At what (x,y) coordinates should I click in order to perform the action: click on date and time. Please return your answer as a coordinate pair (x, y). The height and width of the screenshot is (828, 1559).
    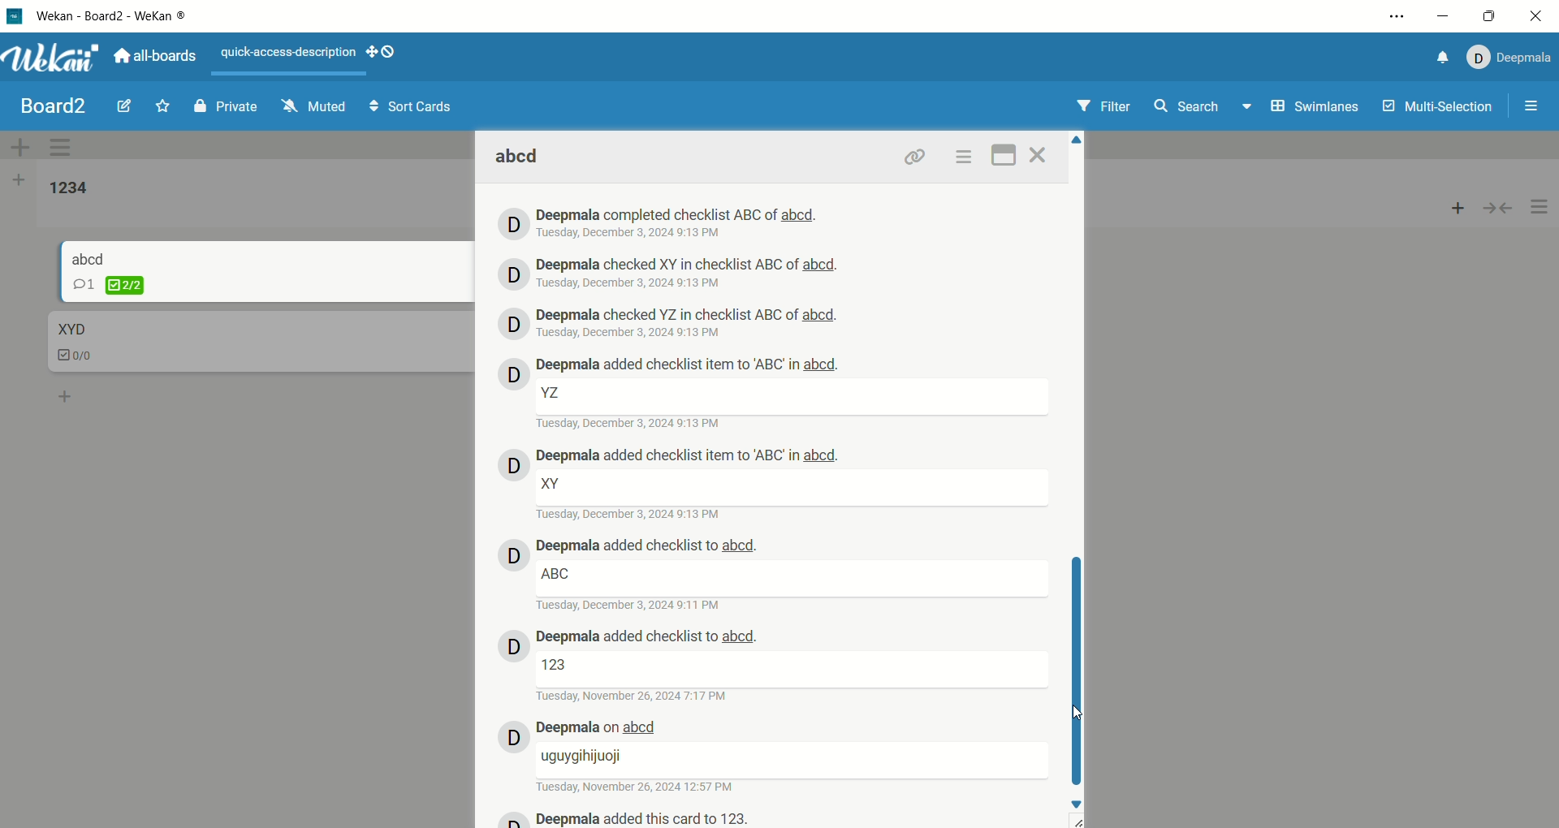
    Looking at the image, I should click on (633, 332).